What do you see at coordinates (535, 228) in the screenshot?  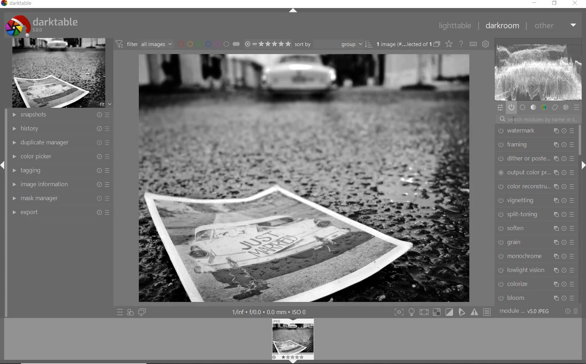 I see `soften` at bounding box center [535, 228].